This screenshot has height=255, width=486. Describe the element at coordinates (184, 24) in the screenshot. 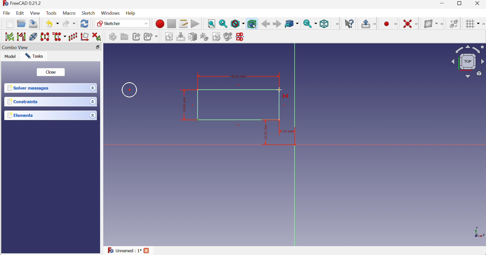

I see `Macros...` at that location.